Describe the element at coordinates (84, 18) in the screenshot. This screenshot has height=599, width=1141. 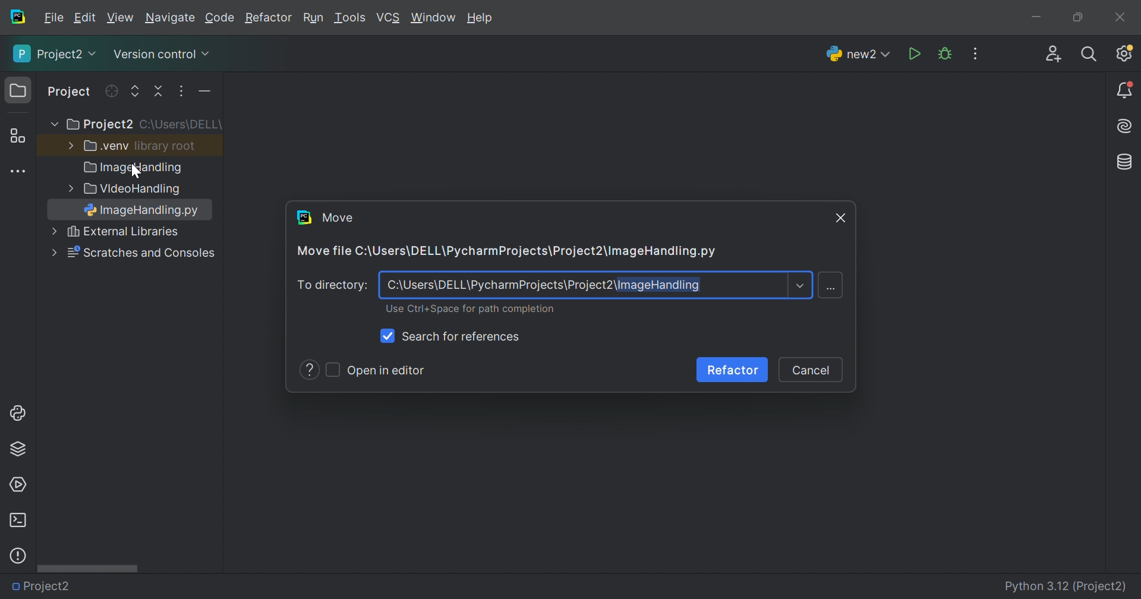
I see `Edit` at that location.